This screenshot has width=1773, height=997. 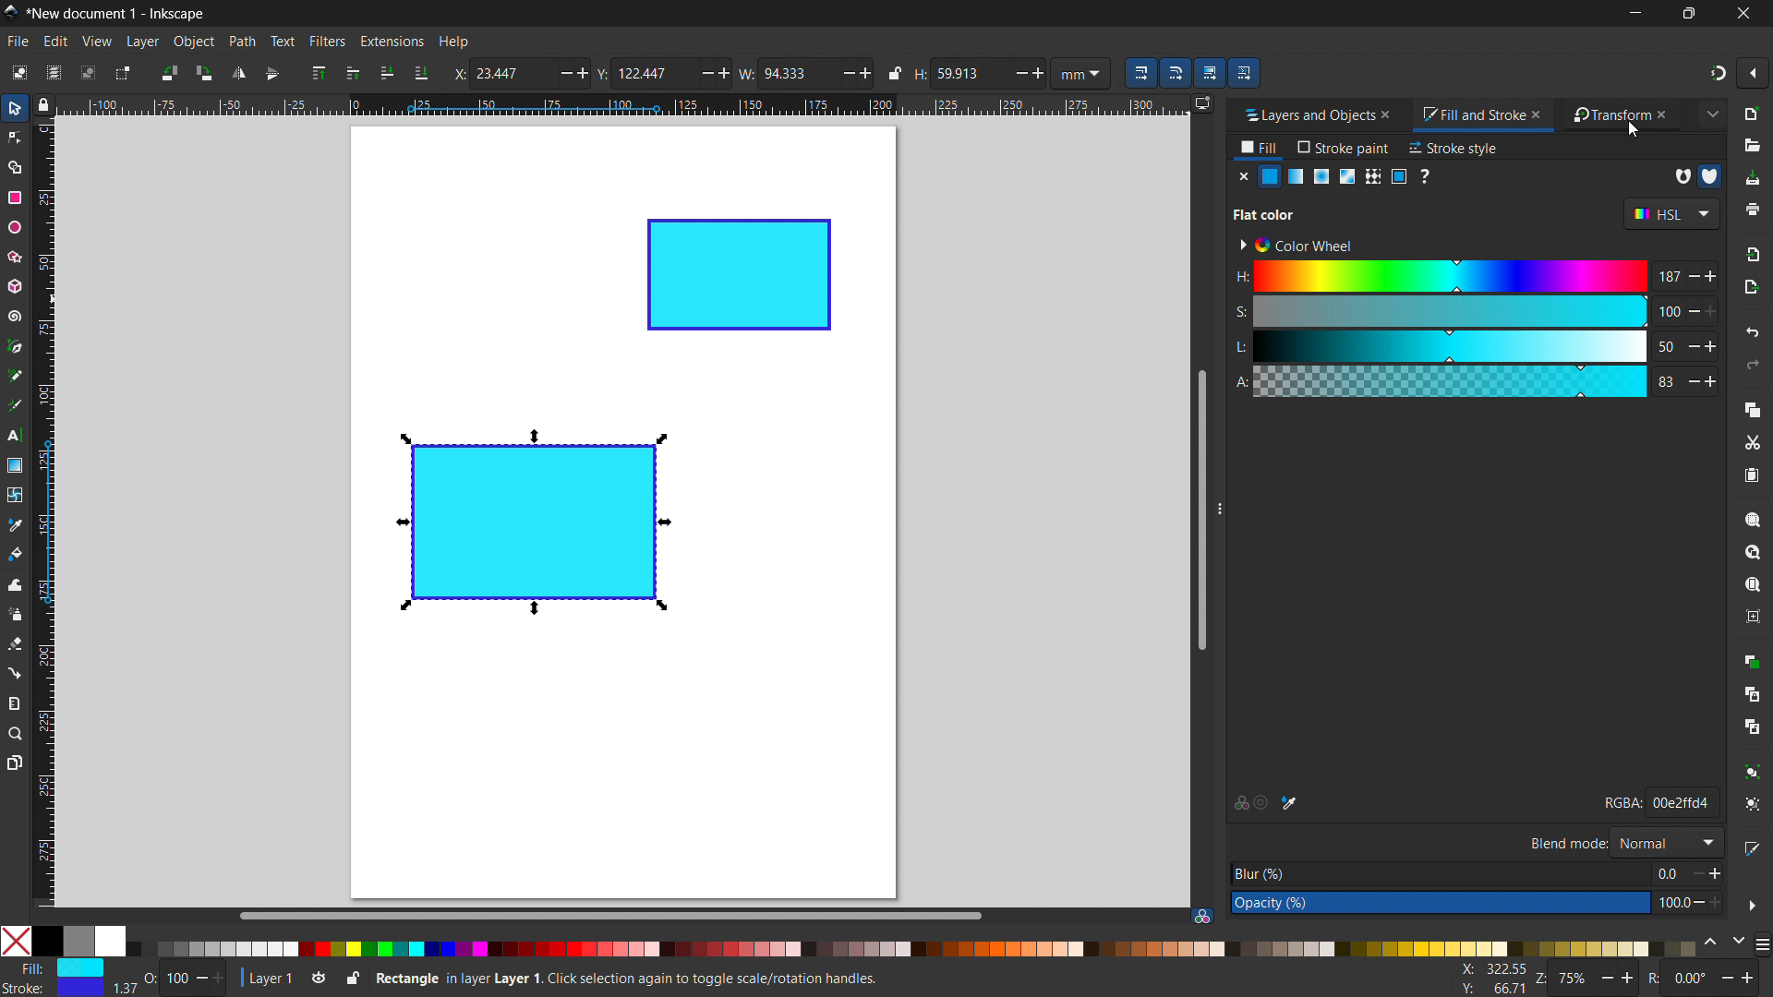 I want to click on pages tool, so click(x=16, y=762).